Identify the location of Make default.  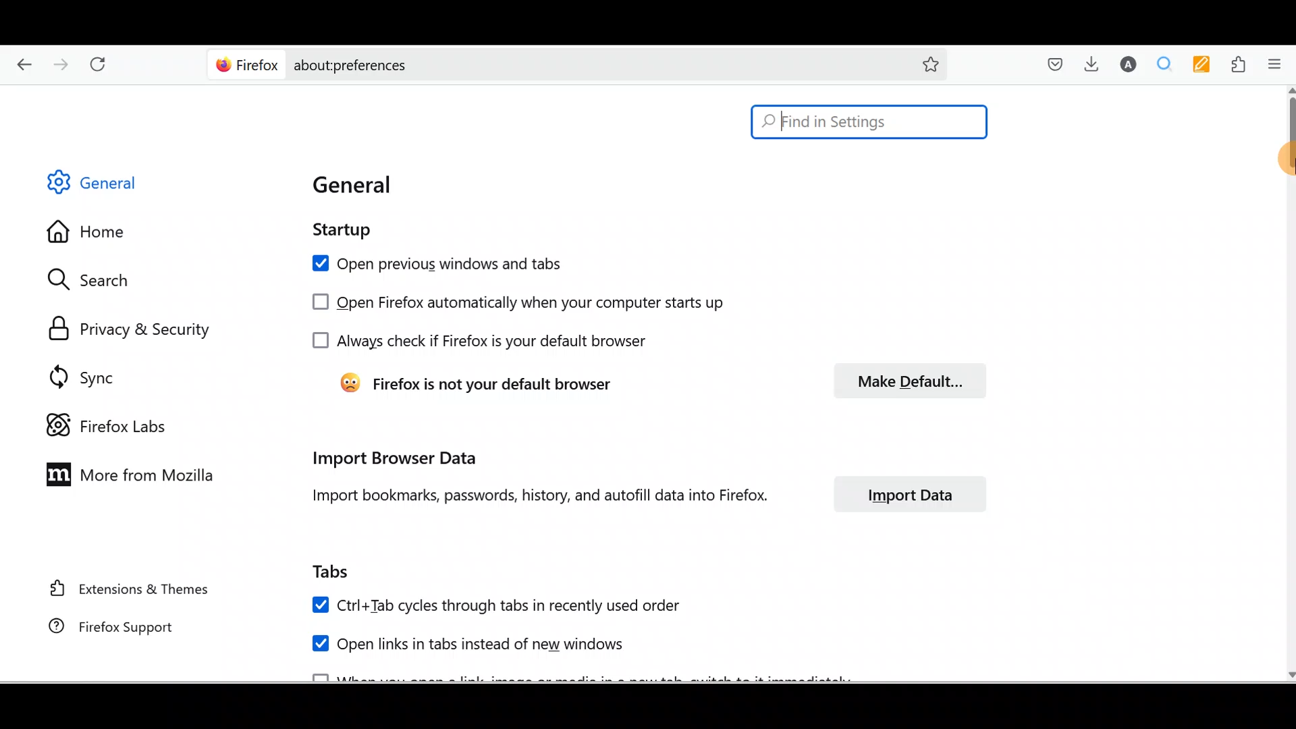
(905, 379).